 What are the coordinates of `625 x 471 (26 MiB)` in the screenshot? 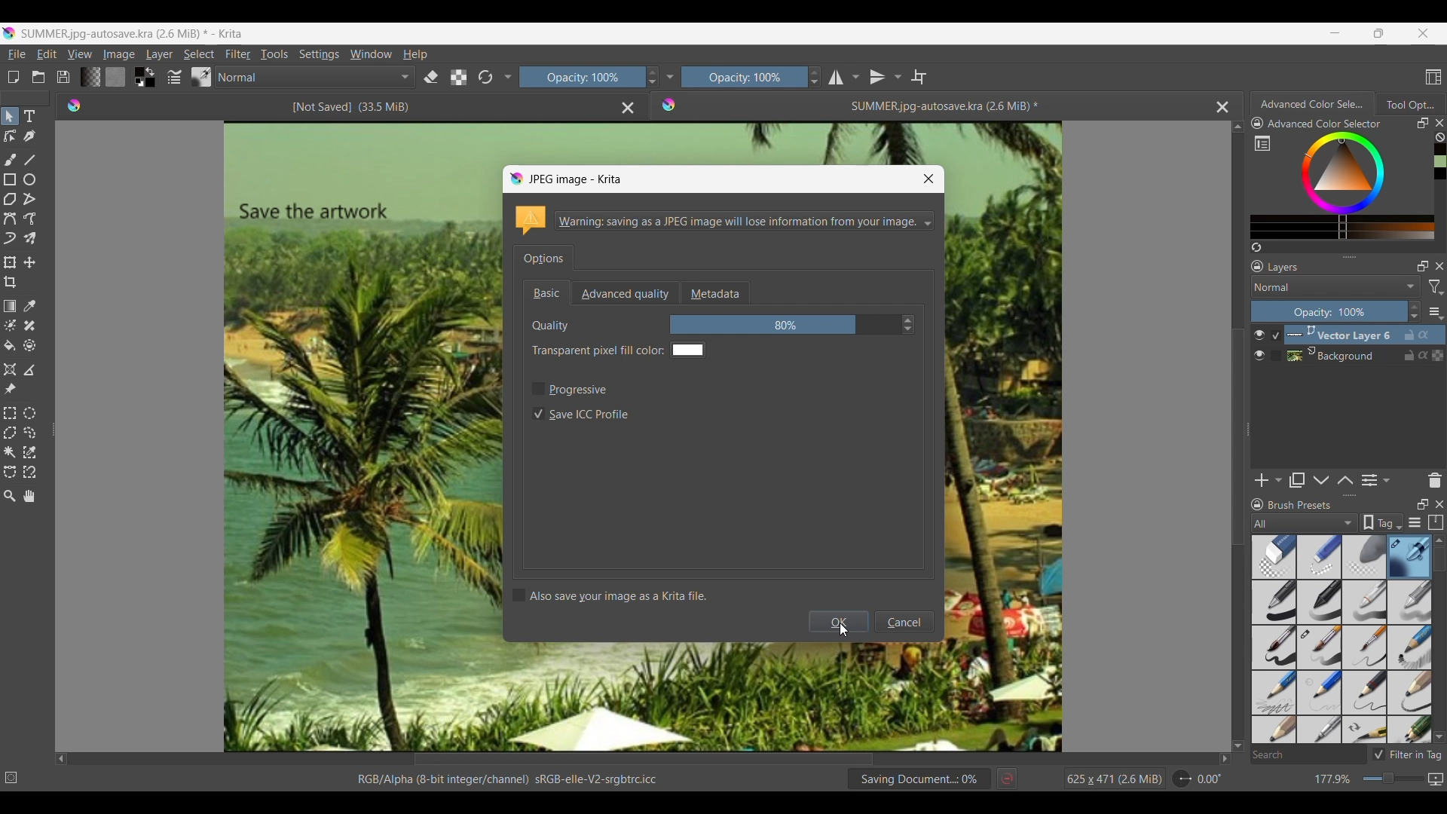 It's located at (1104, 777).